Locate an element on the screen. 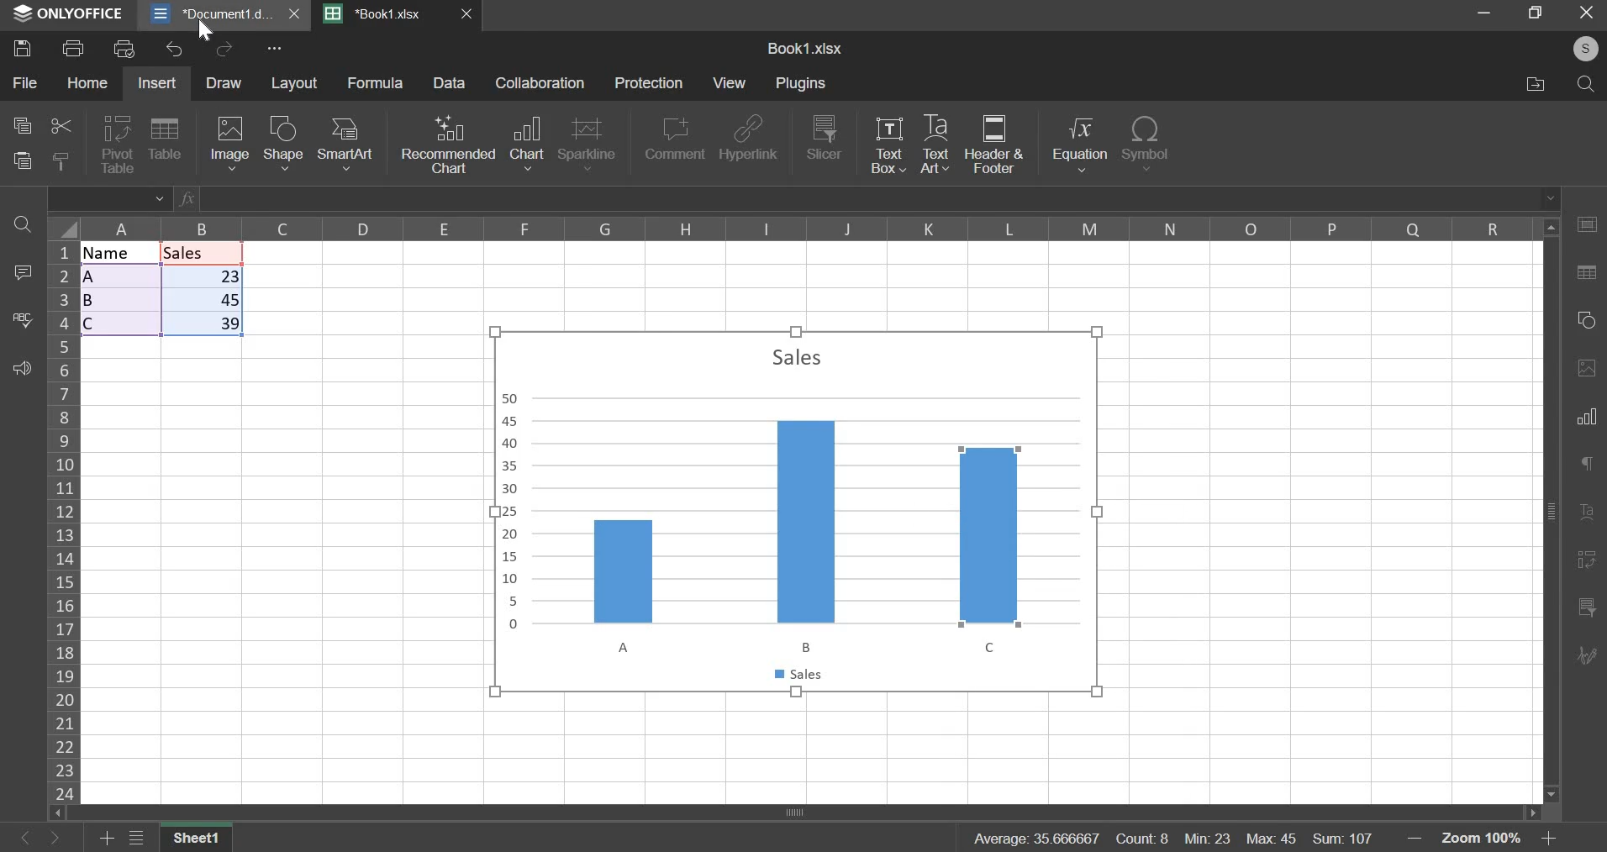  find is located at coordinates (19, 224).